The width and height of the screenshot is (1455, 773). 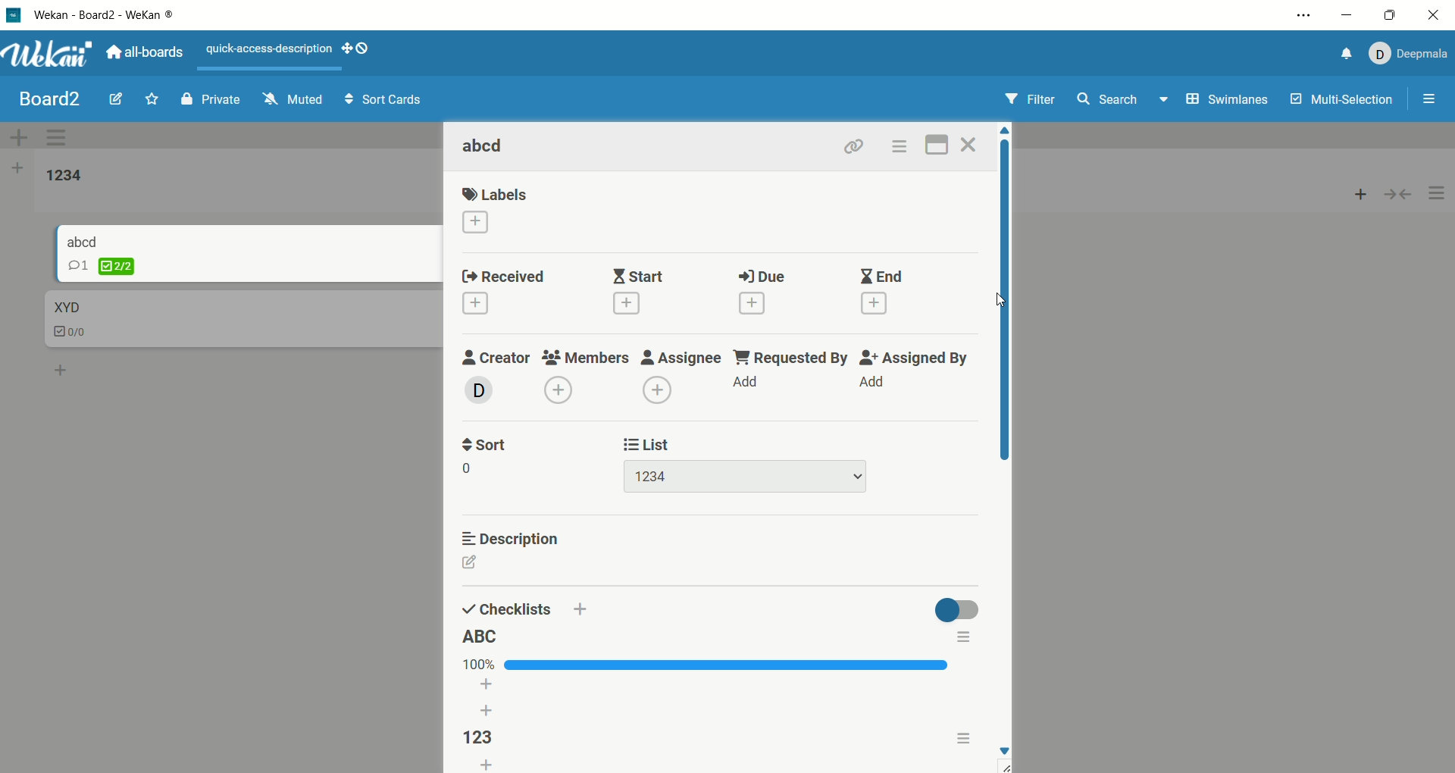 What do you see at coordinates (104, 16) in the screenshot?
I see `wekan-wekan` at bounding box center [104, 16].